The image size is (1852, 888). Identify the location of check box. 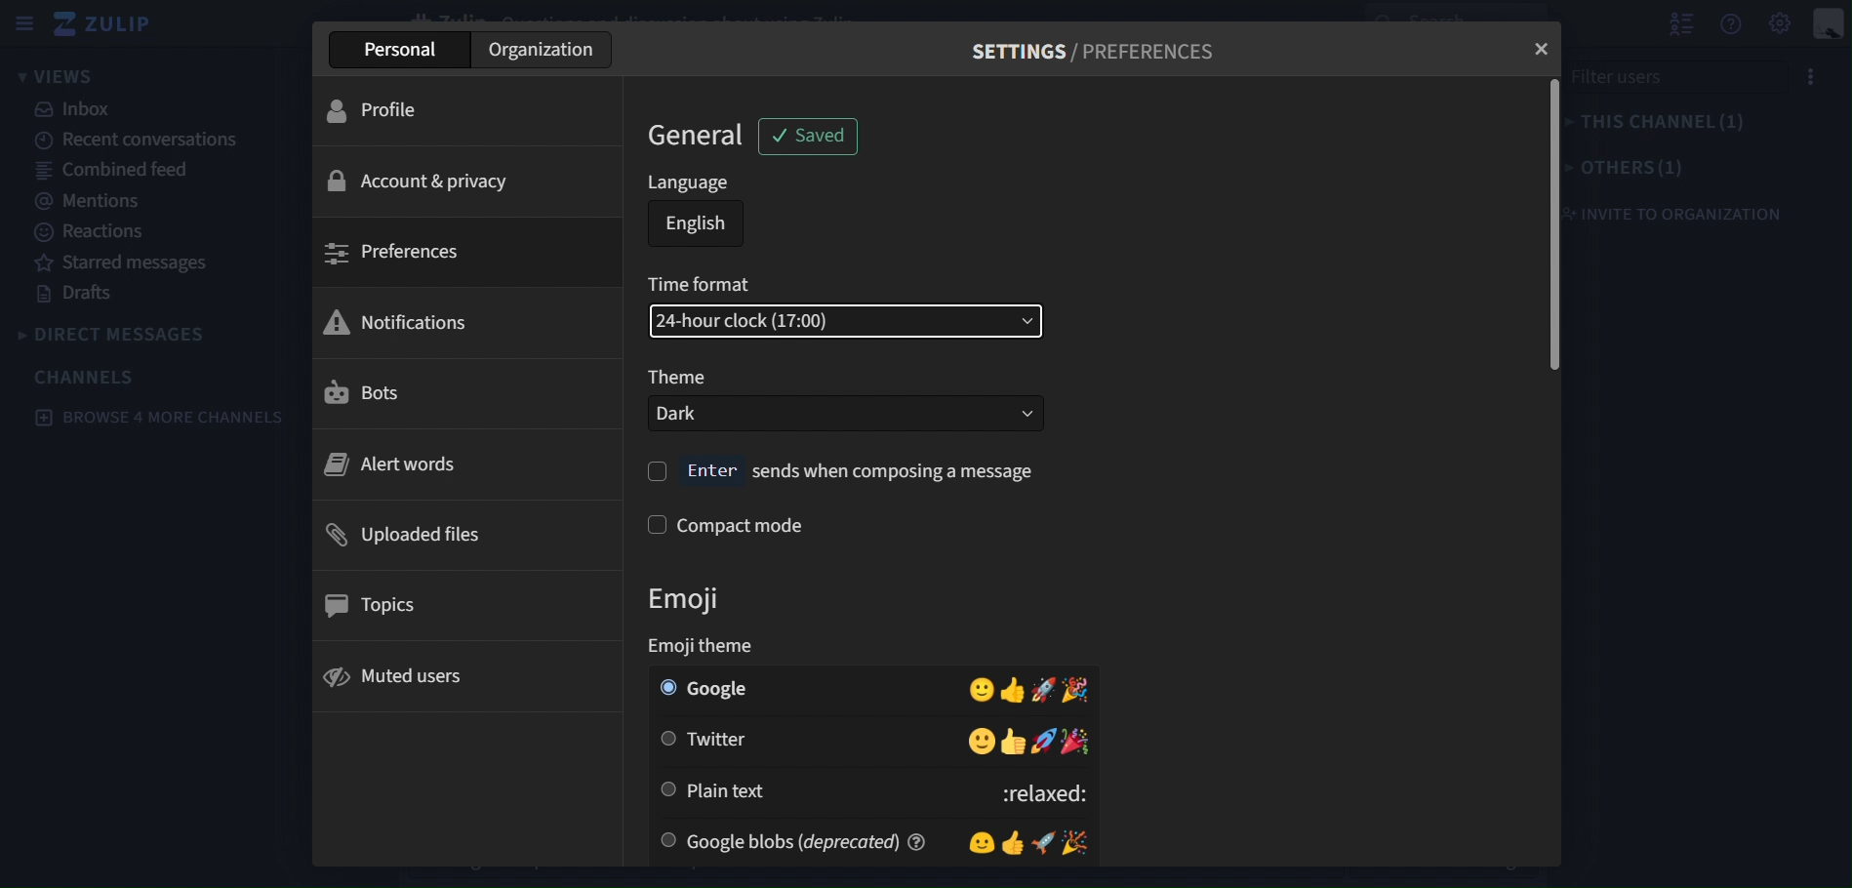
(655, 523).